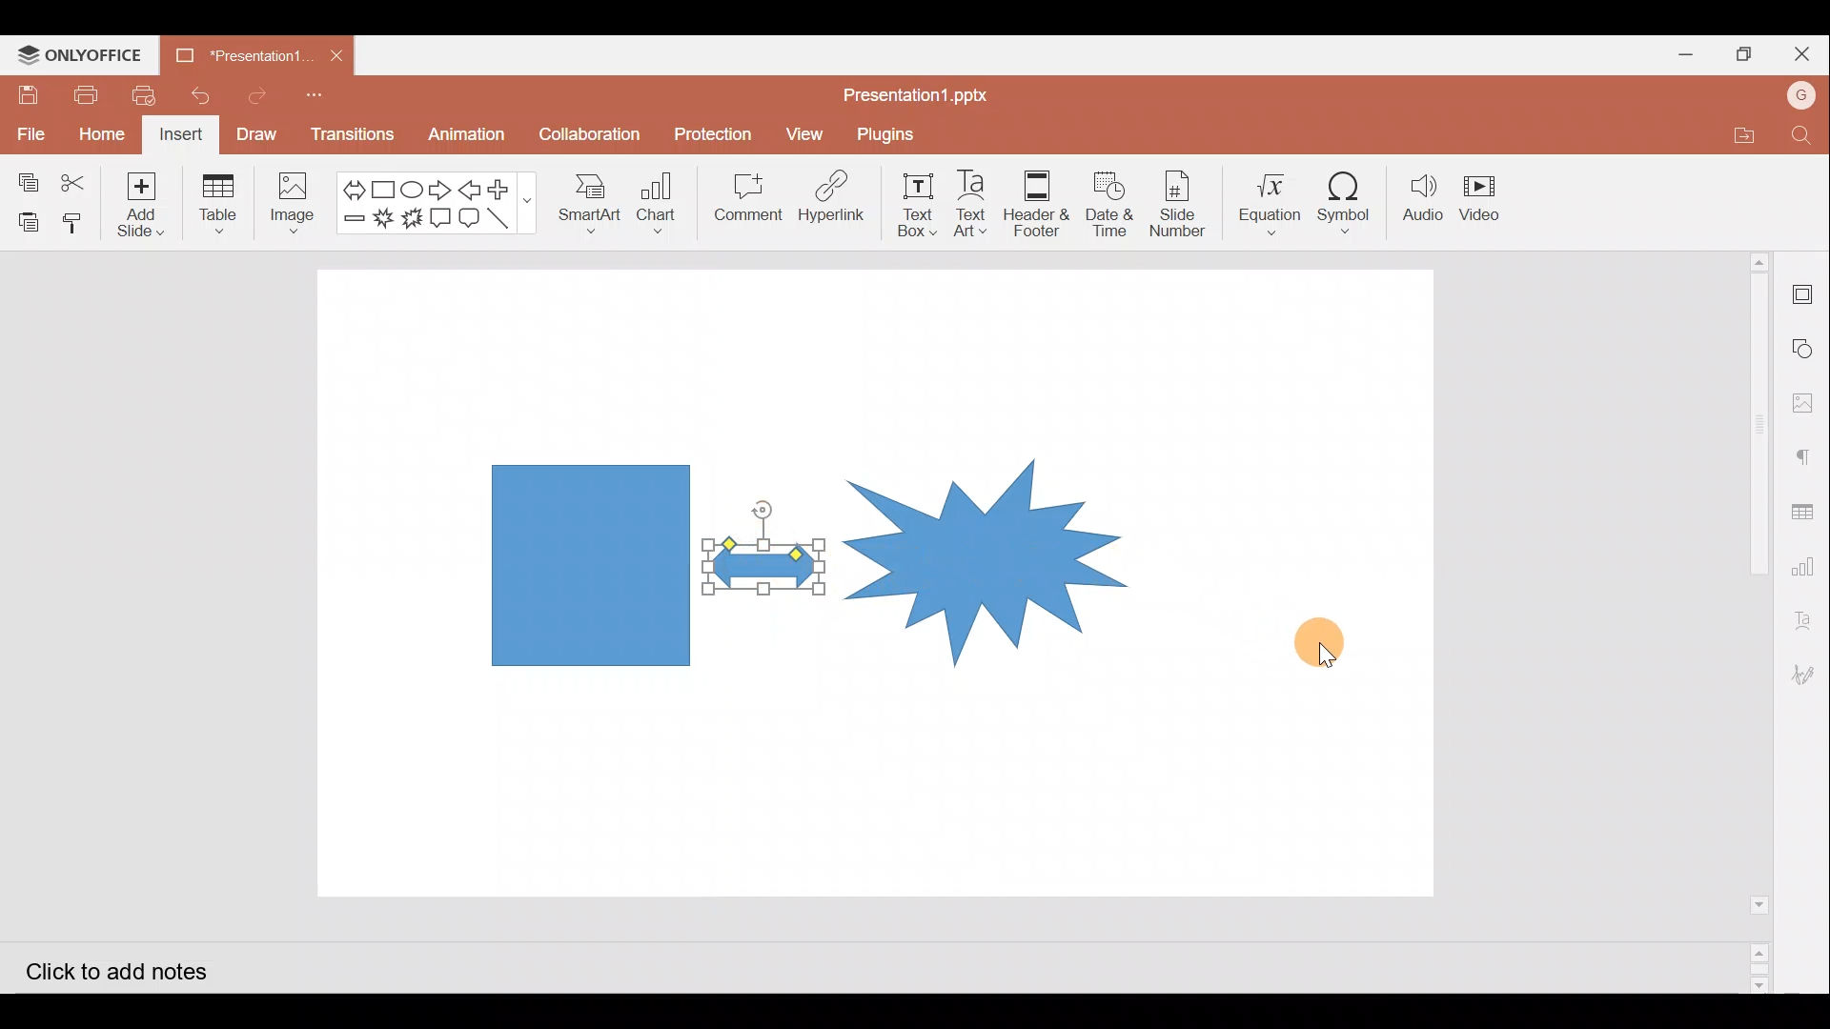 The height and width of the screenshot is (1029, 1830). I want to click on Audio, so click(1425, 198).